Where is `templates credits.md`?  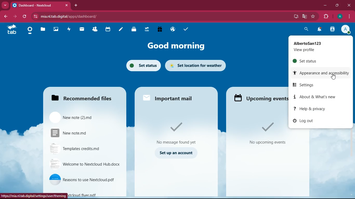
templates credits.md is located at coordinates (83, 149).